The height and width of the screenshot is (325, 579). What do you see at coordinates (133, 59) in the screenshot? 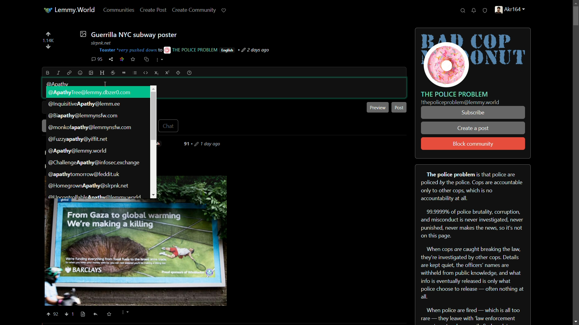
I see `save` at bounding box center [133, 59].